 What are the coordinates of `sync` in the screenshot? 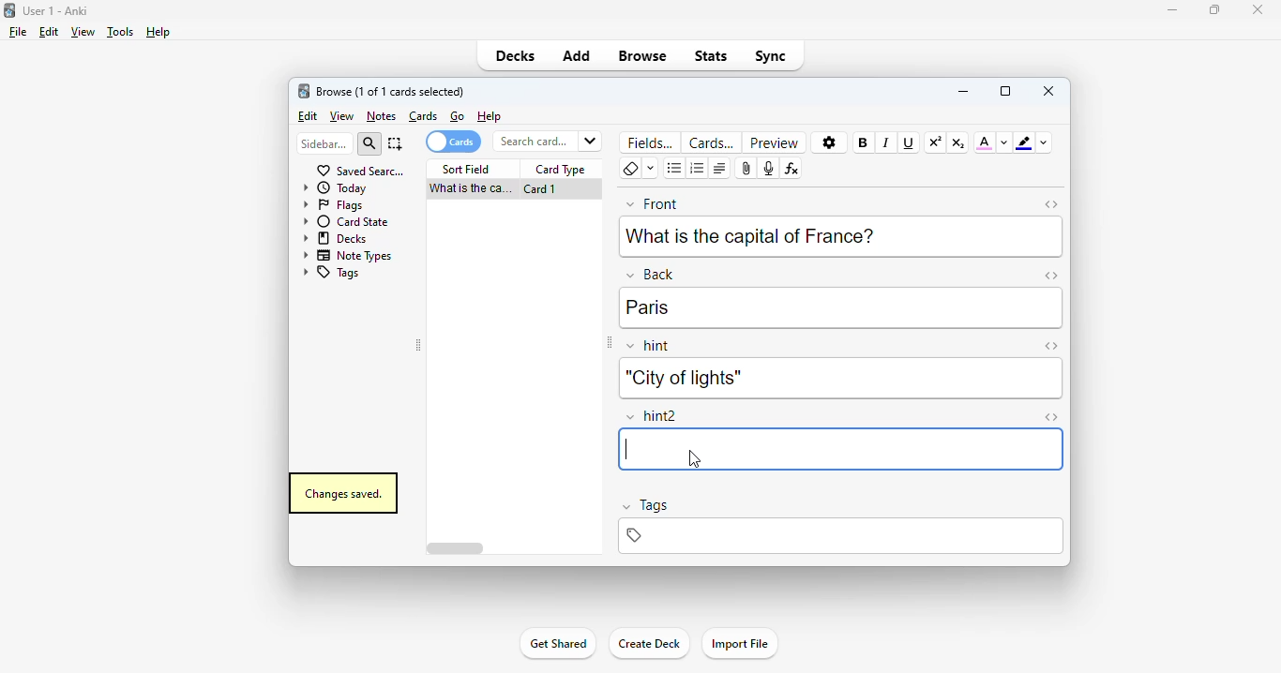 It's located at (769, 54).